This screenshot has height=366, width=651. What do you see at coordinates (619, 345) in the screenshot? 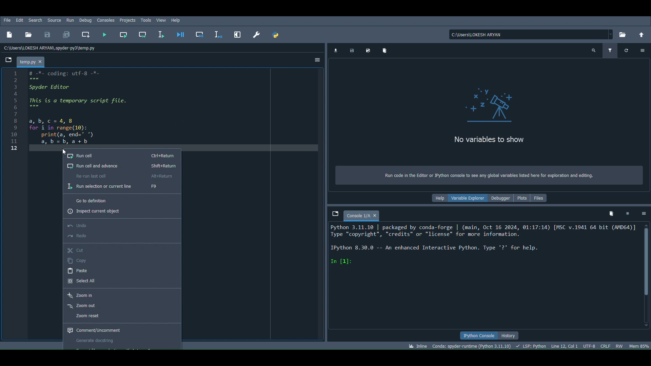
I see `File permissions` at bounding box center [619, 345].